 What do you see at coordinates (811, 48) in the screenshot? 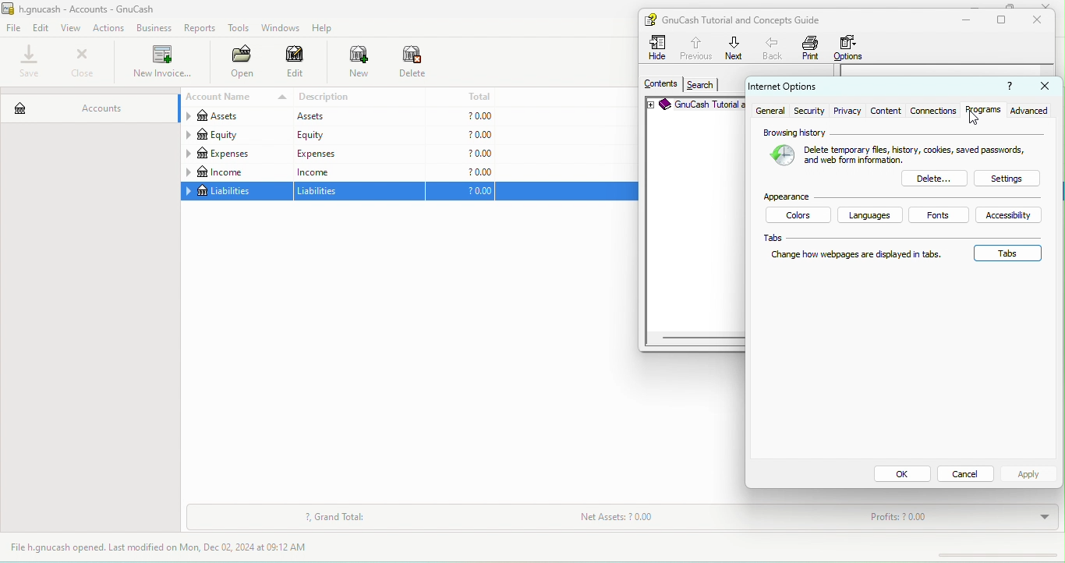
I see `print` at bounding box center [811, 48].